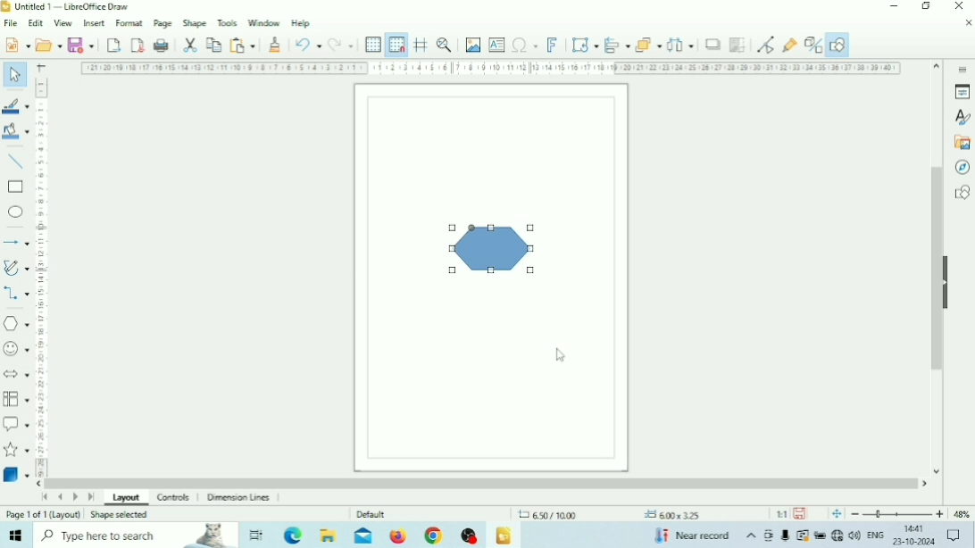 The height and width of the screenshot is (548, 975). I want to click on Warning, so click(802, 536).